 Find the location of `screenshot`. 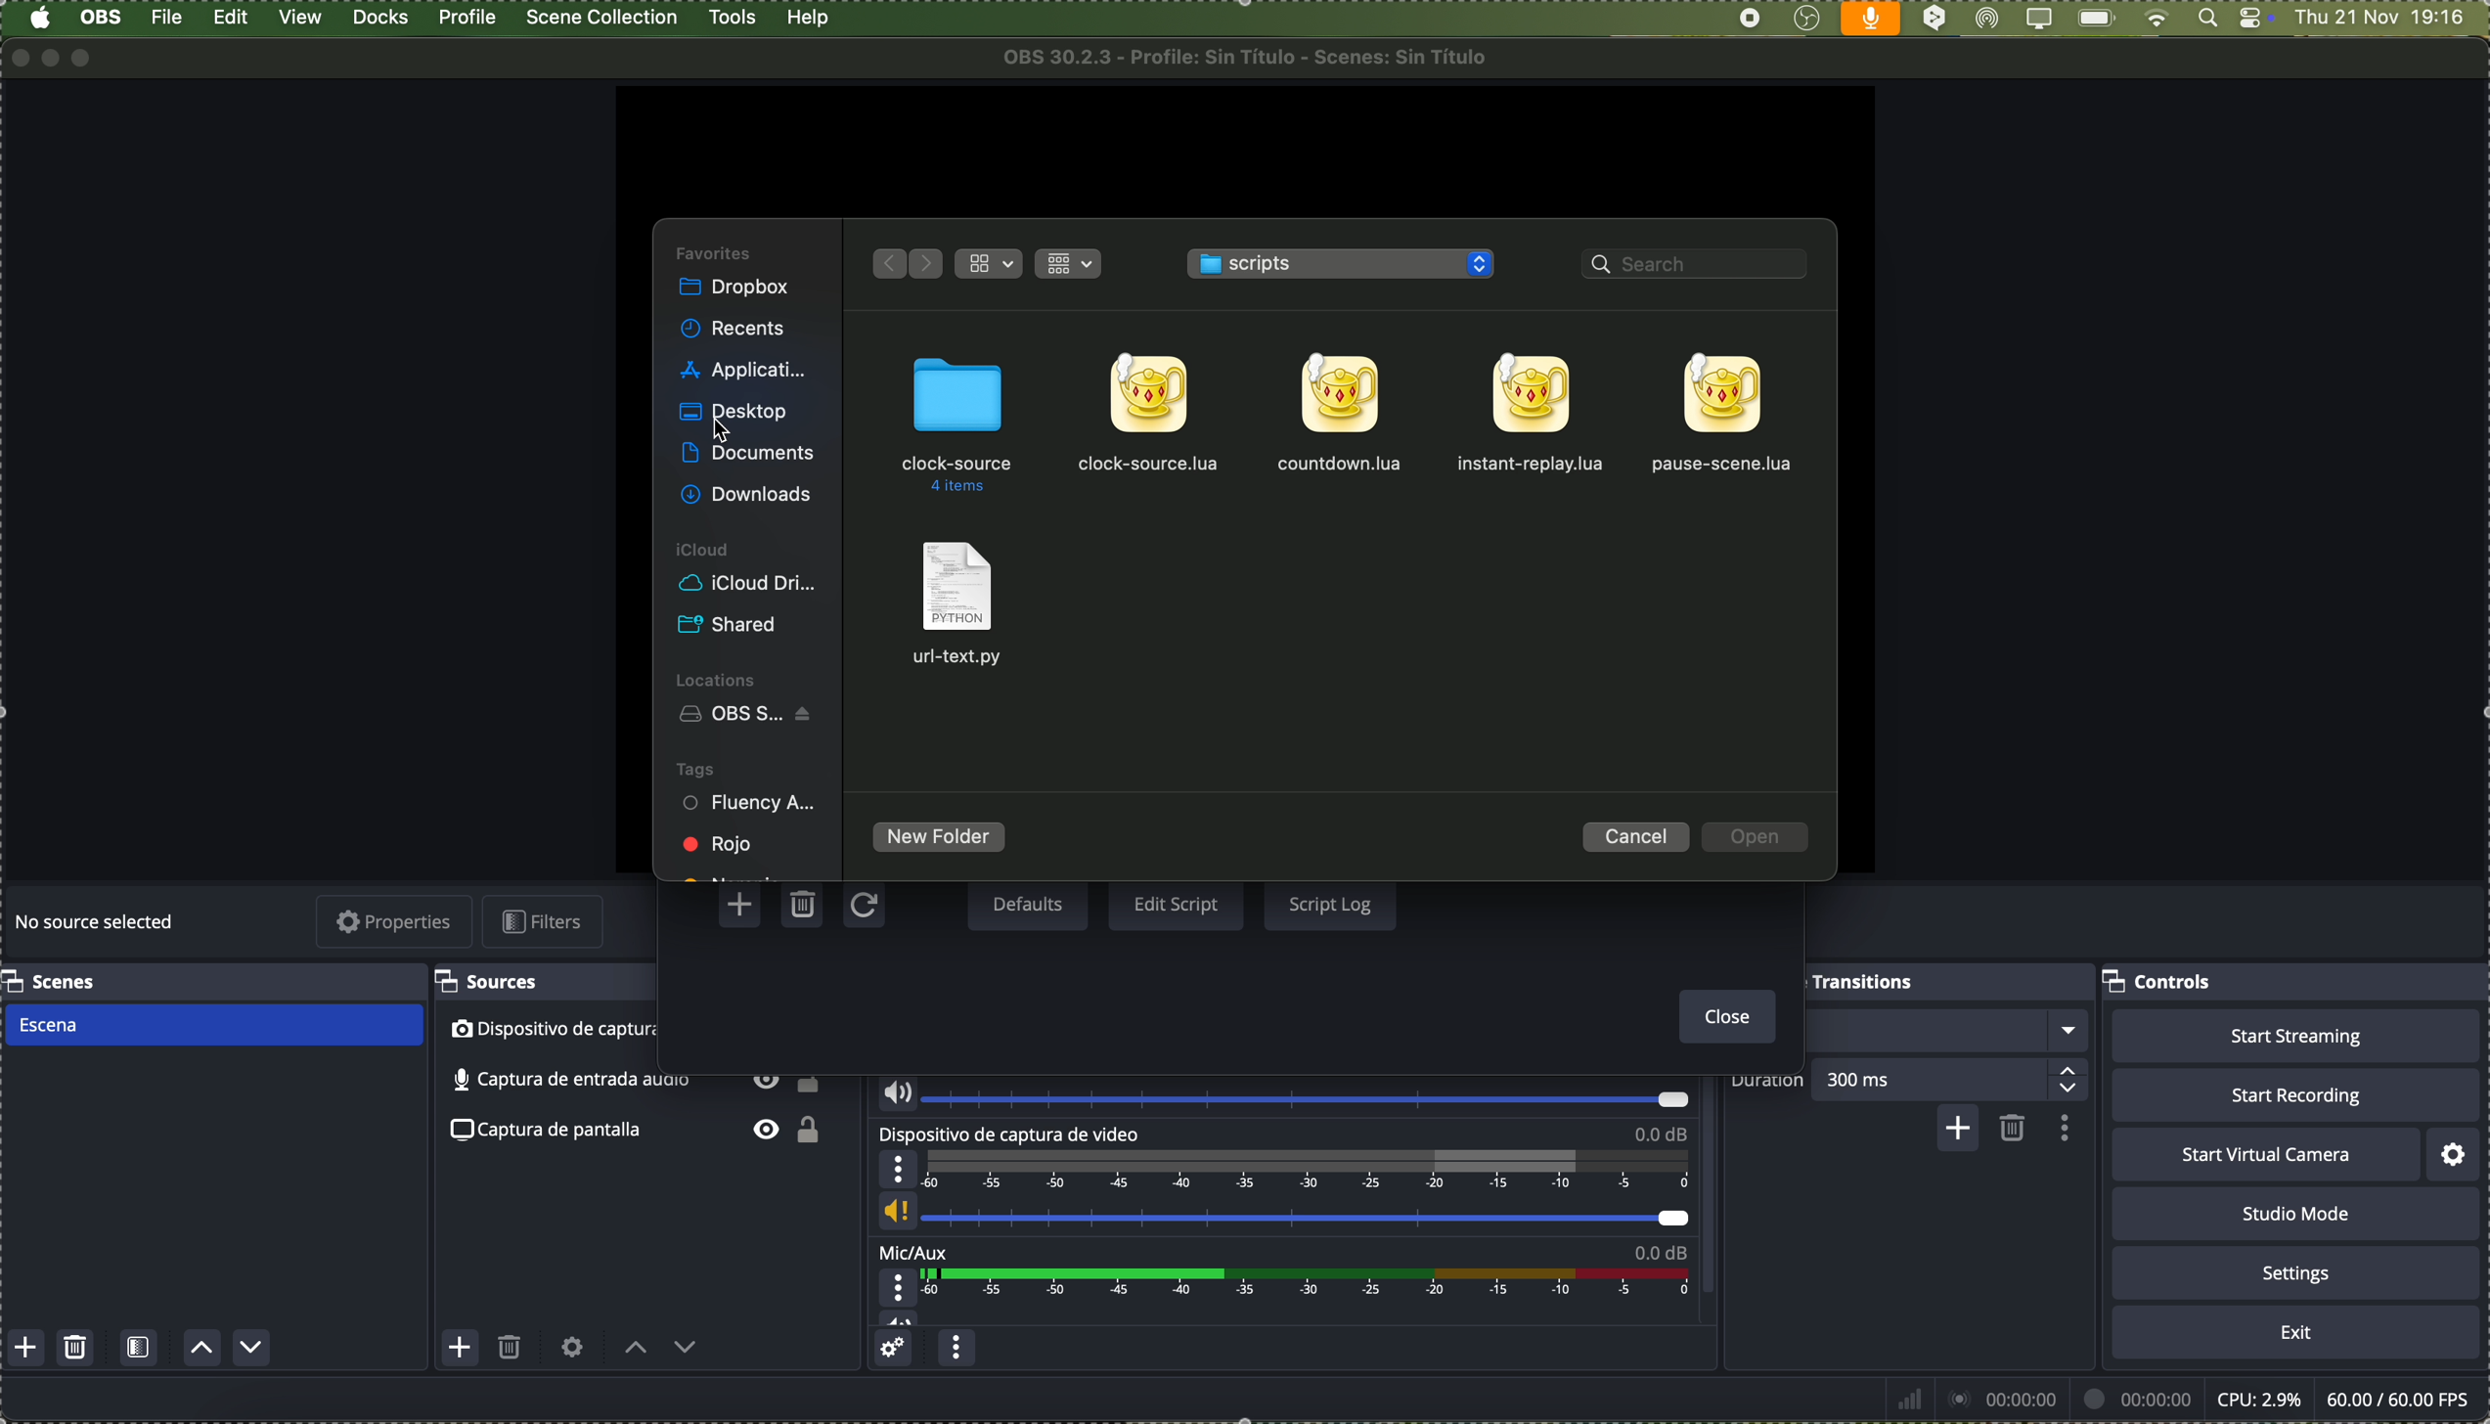

screenshot is located at coordinates (643, 1133).